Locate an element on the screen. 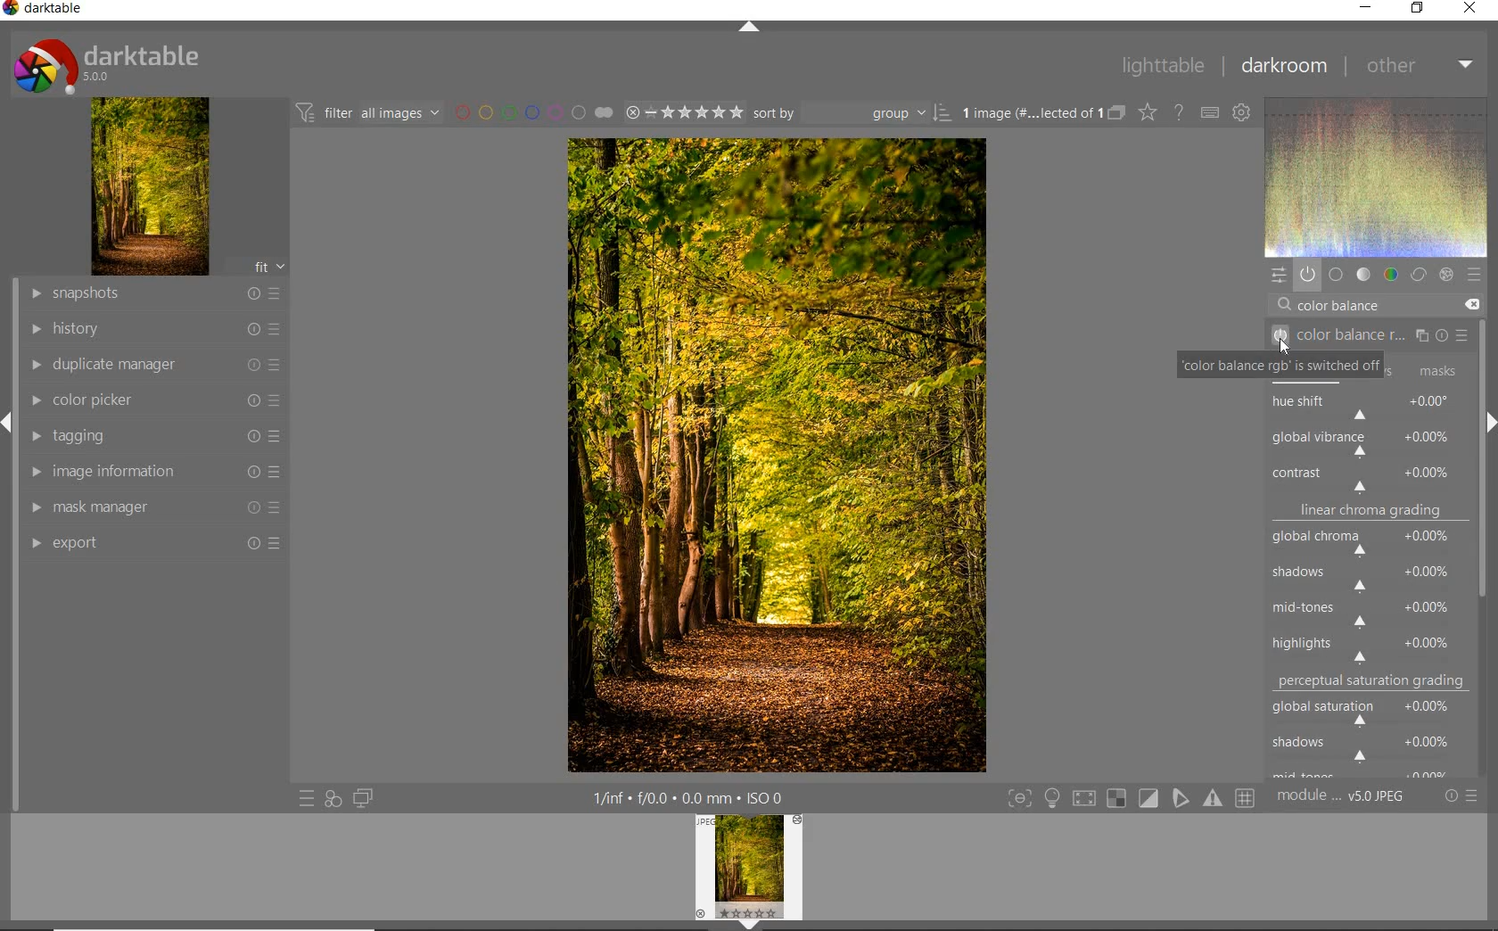  image information is located at coordinates (152, 471).